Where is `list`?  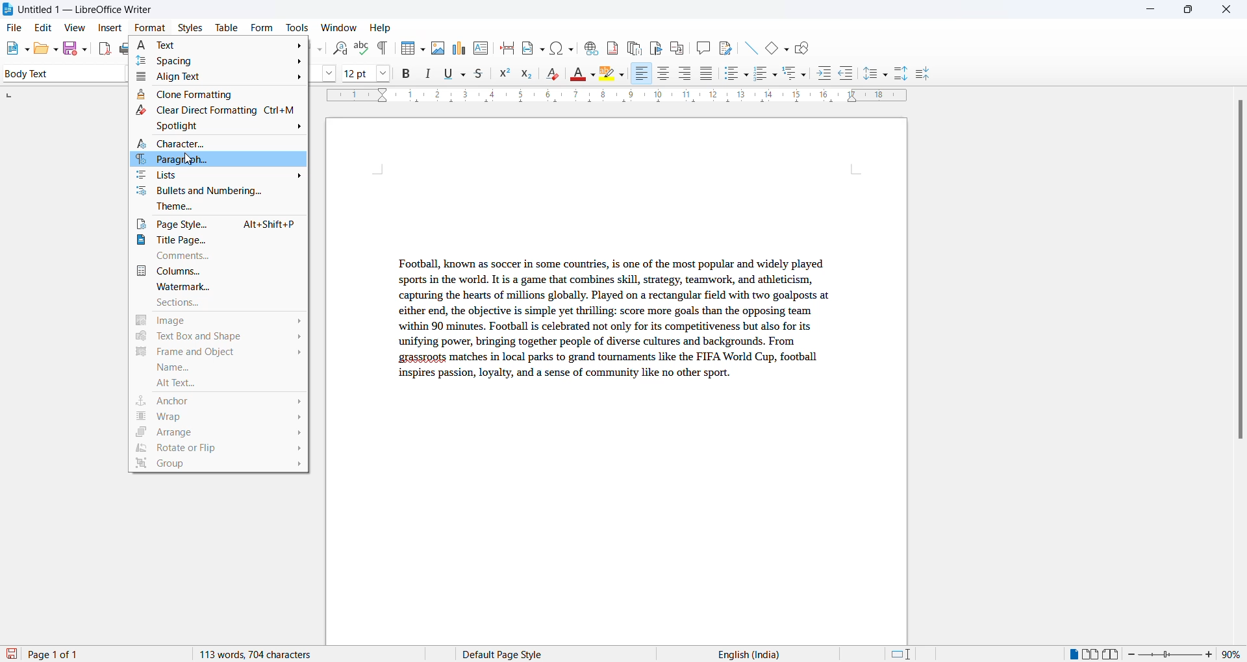
list is located at coordinates (219, 177).